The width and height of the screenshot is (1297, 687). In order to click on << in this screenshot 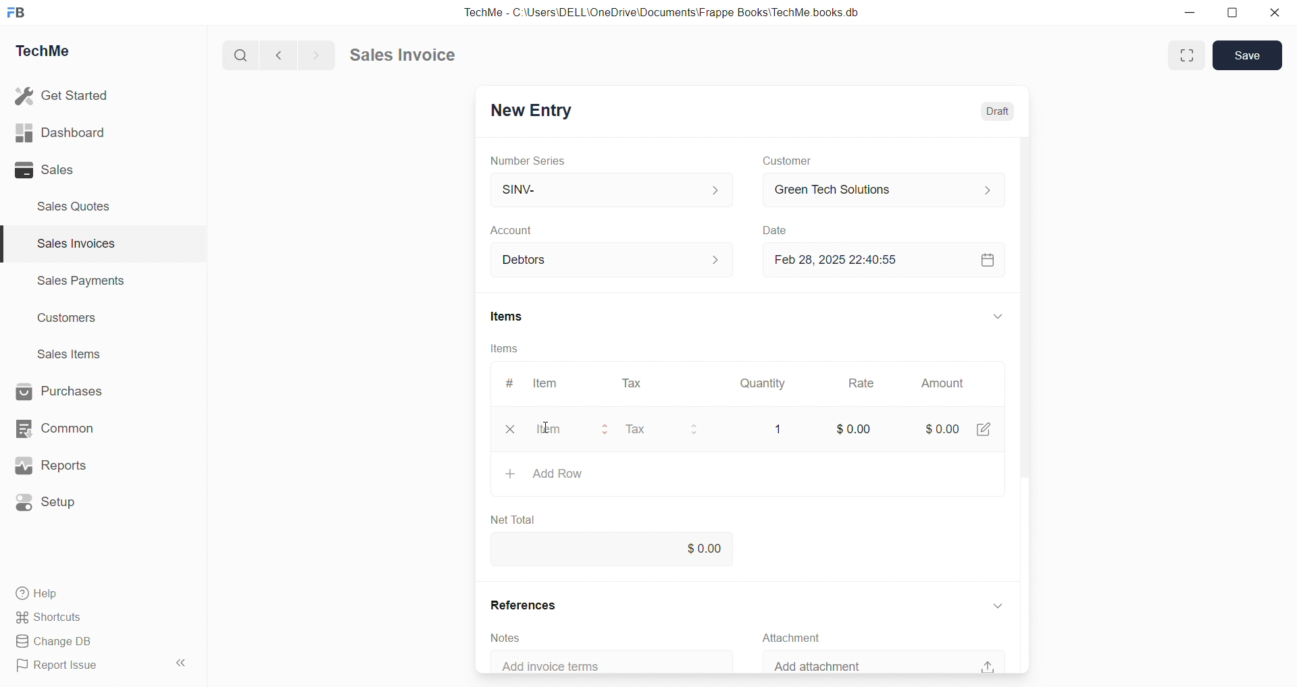, I will do `click(180, 663)`.